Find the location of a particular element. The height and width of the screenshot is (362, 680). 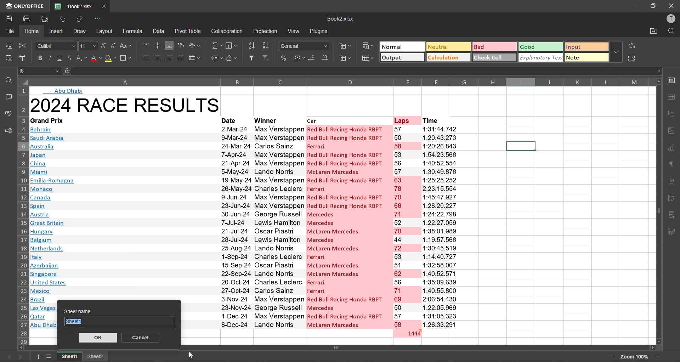

file name is located at coordinates (339, 18).